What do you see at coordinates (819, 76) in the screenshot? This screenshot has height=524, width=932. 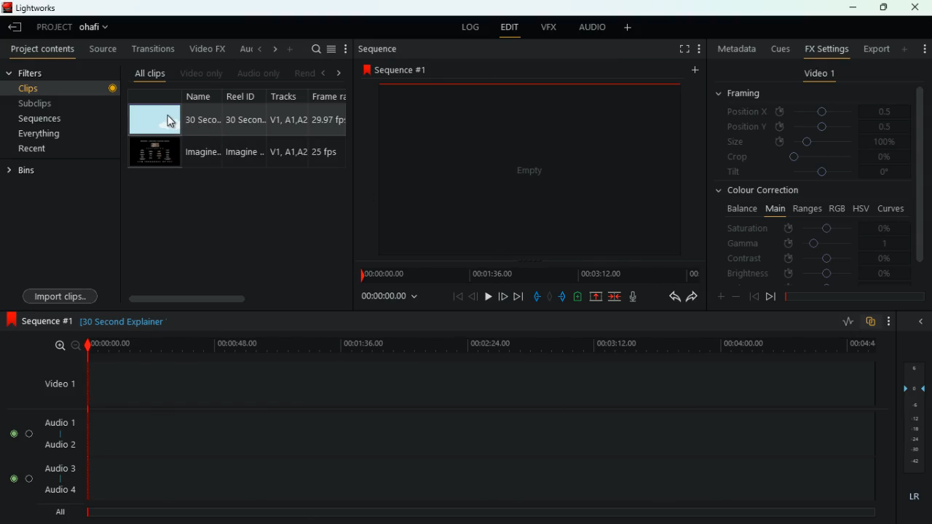 I see `video 1` at bounding box center [819, 76].